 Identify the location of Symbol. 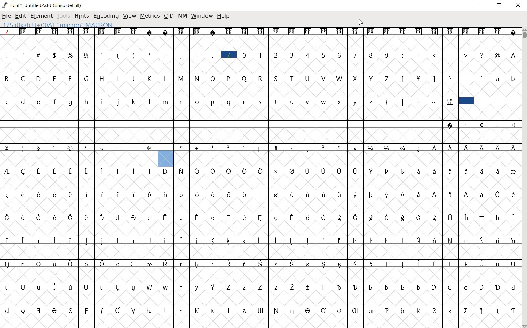
(307, 240).